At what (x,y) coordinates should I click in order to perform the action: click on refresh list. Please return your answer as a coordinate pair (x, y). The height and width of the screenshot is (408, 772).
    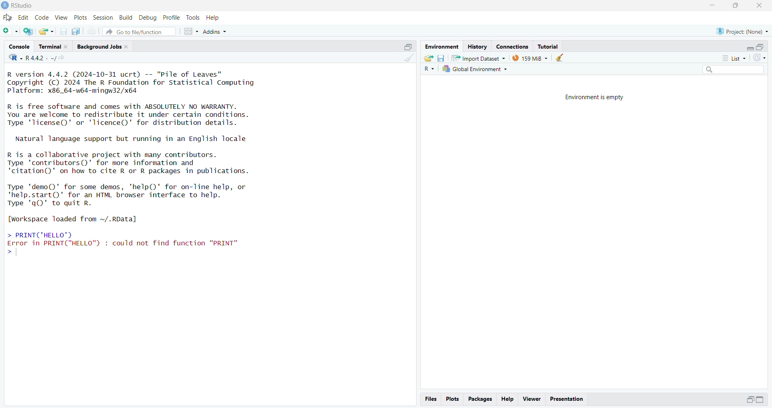
    Looking at the image, I should click on (759, 58).